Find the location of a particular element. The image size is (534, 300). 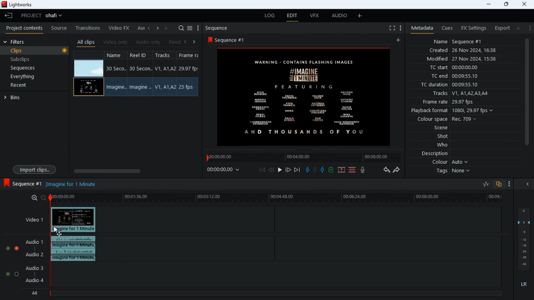

more is located at coordinates (400, 27).